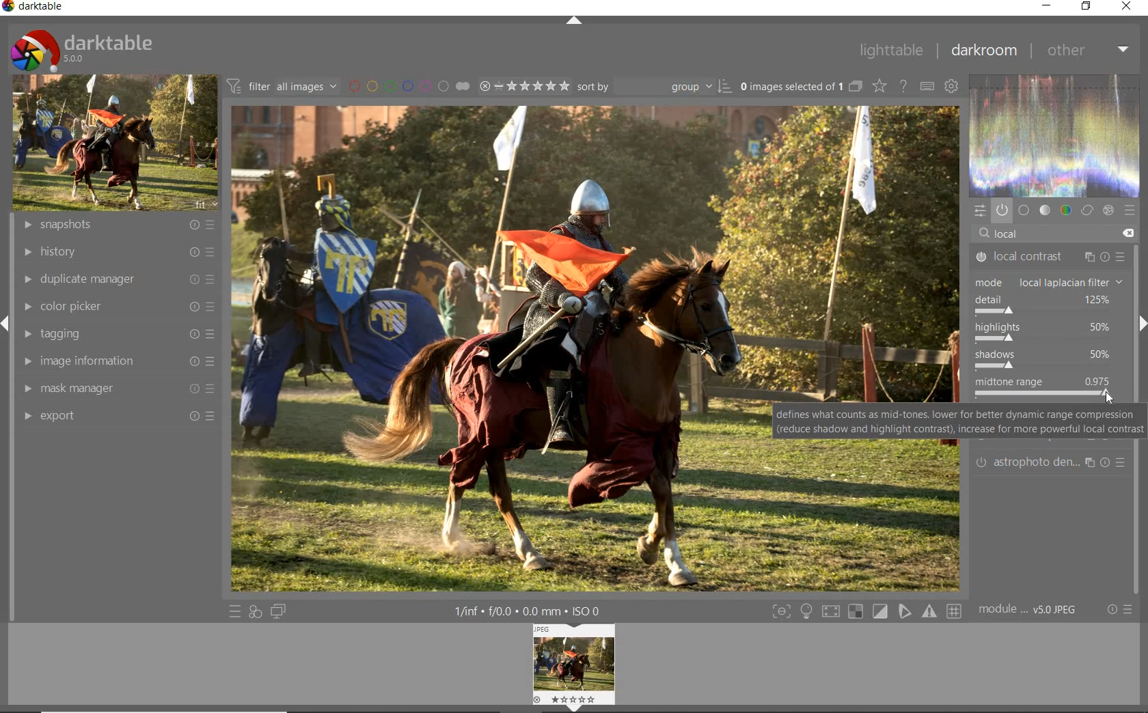 This screenshot has height=713, width=1148. What do you see at coordinates (117, 226) in the screenshot?
I see `snapshots` at bounding box center [117, 226].